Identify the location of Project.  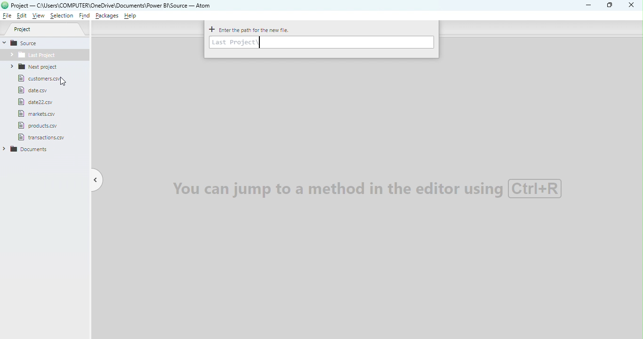
(44, 29).